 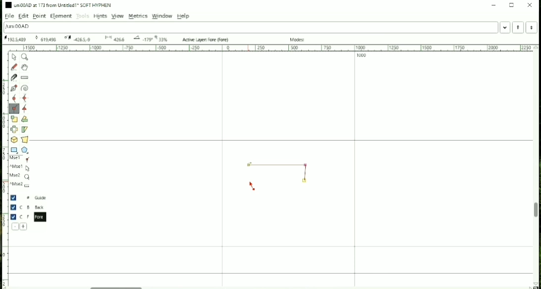 I want to click on Edit, so click(x=24, y=16).